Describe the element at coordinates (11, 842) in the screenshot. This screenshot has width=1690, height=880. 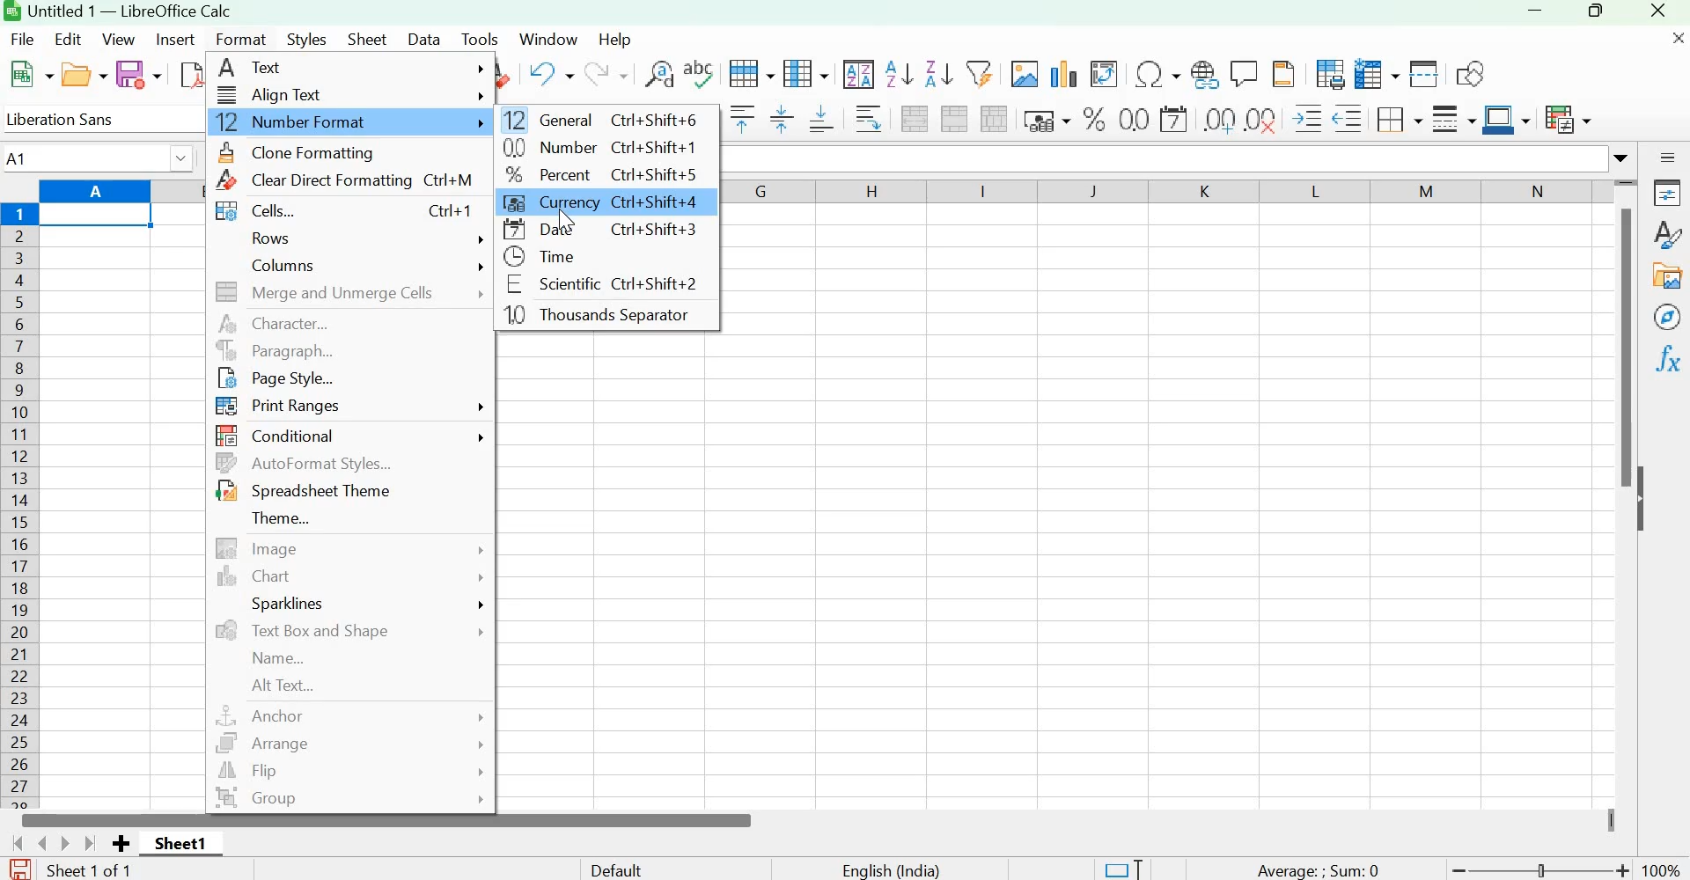
I see `Scroll to first sheet` at that location.